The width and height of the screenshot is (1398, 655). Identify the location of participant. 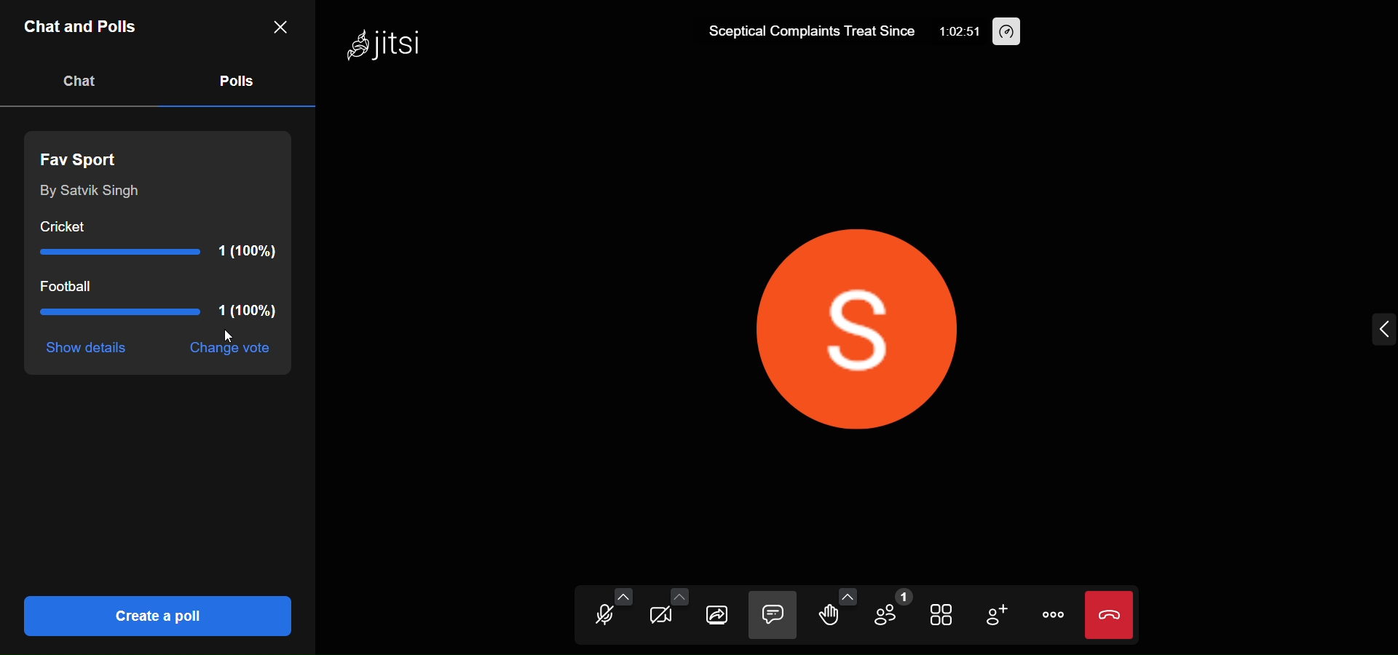
(890, 611).